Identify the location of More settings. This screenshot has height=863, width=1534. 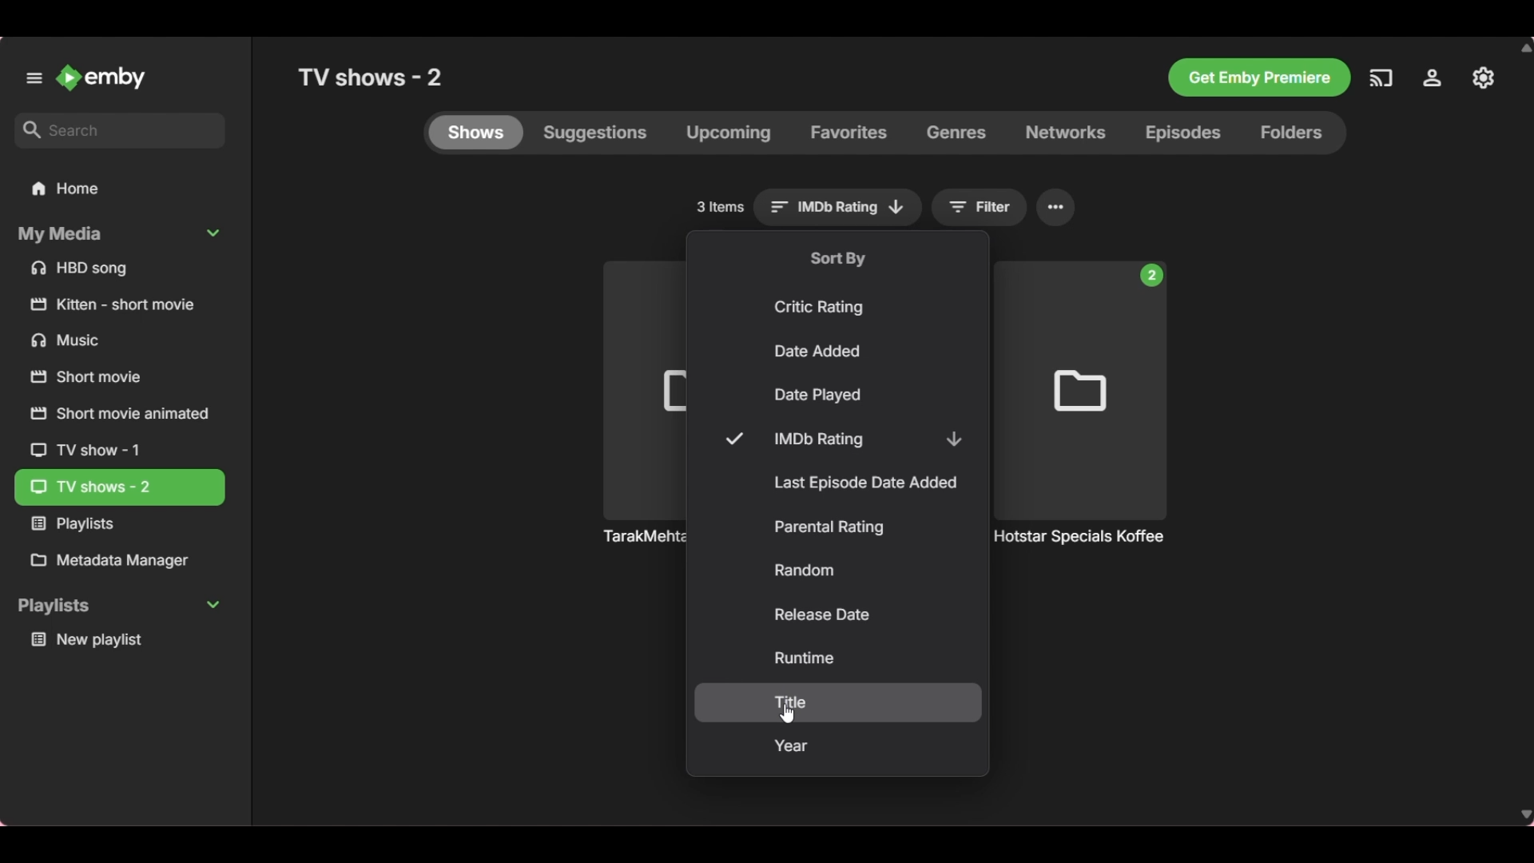
(1056, 208).